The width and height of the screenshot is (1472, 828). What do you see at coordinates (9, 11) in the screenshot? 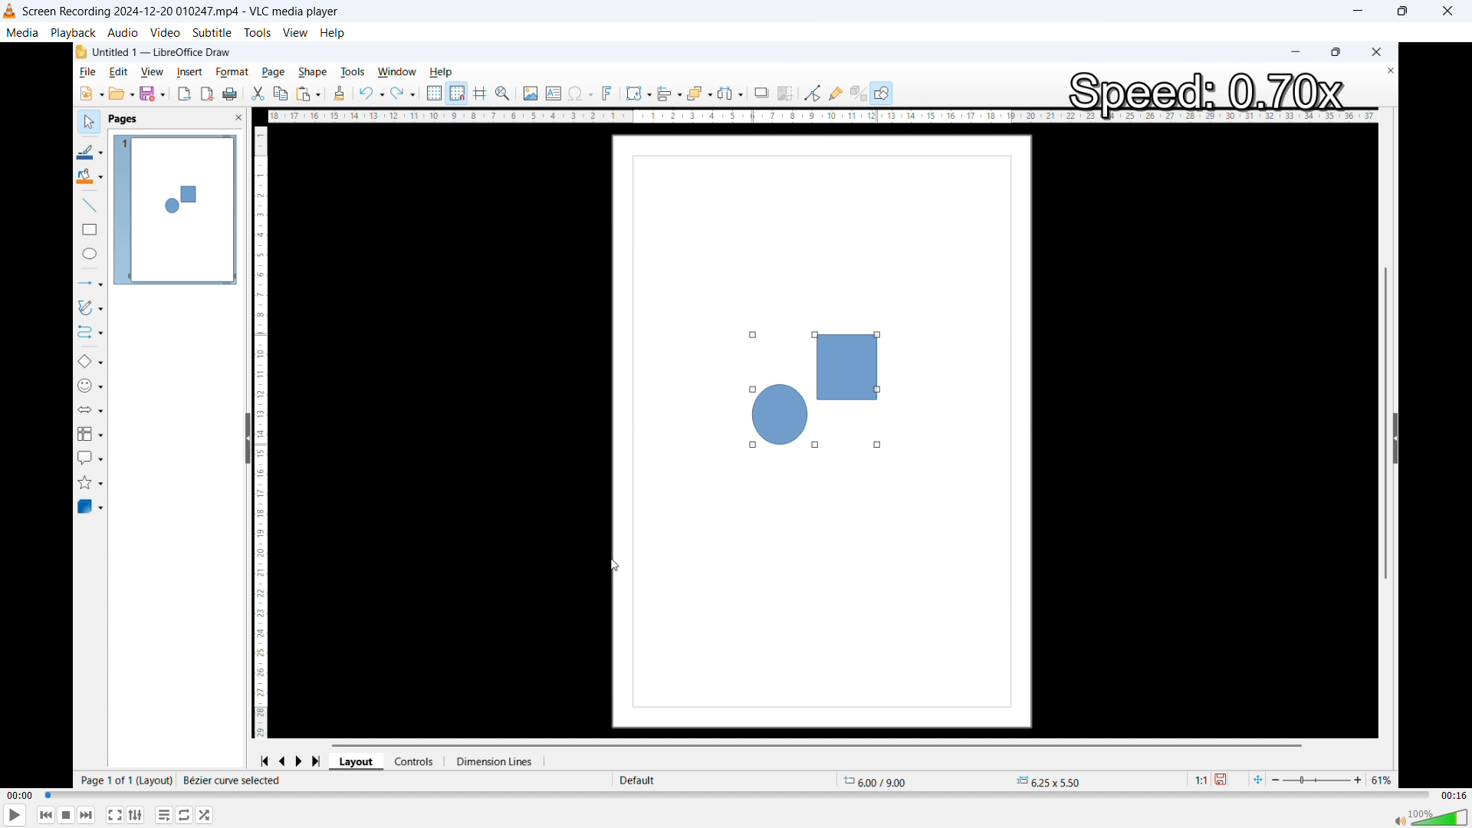
I see `Logo ` at bounding box center [9, 11].